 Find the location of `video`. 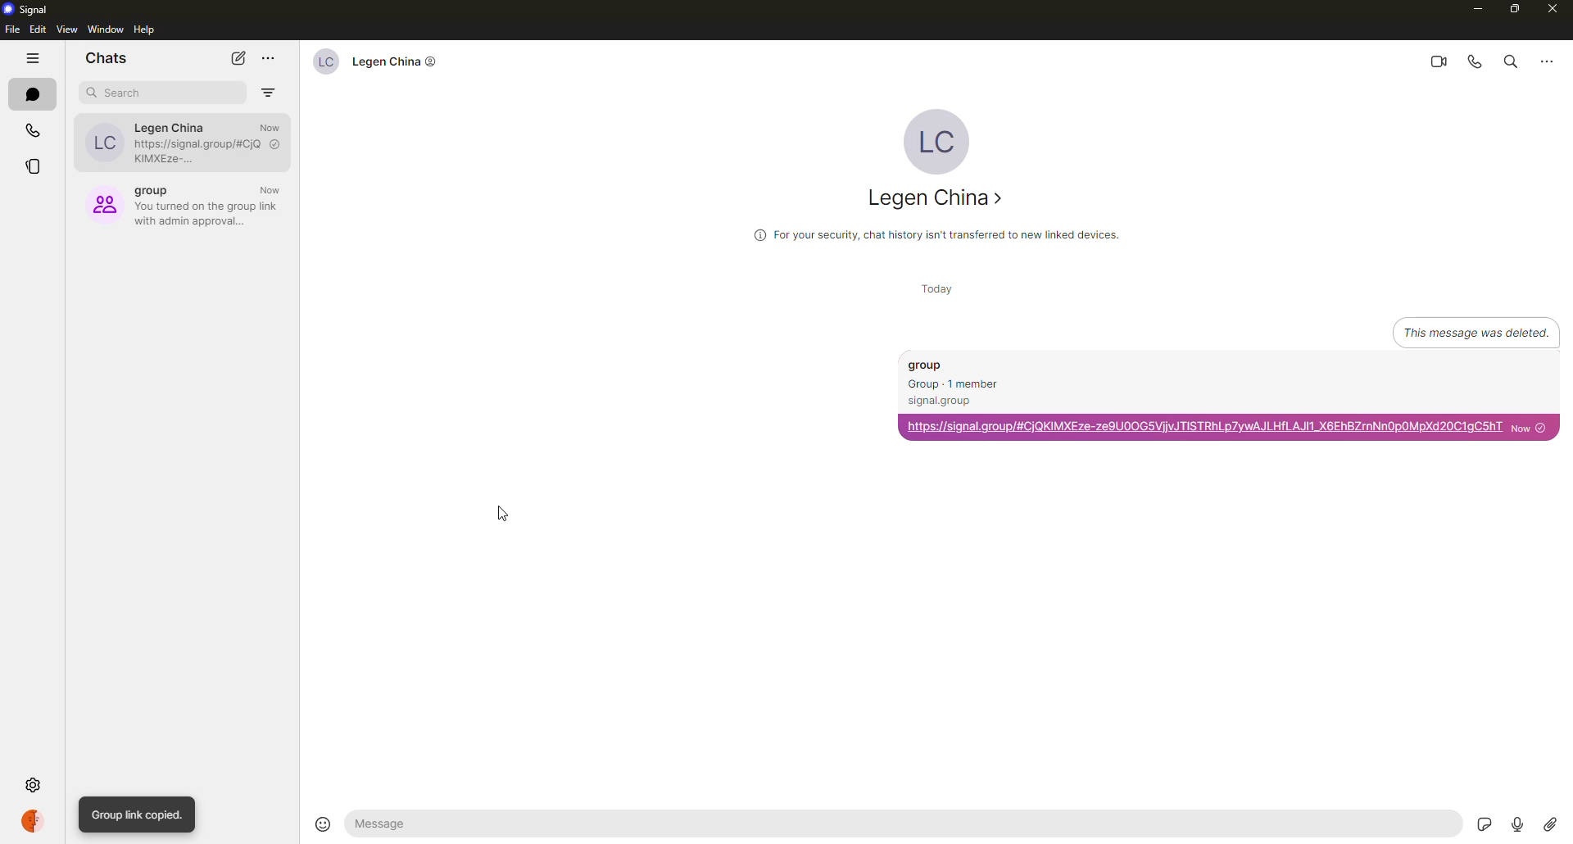

video is located at coordinates (1434, 61).